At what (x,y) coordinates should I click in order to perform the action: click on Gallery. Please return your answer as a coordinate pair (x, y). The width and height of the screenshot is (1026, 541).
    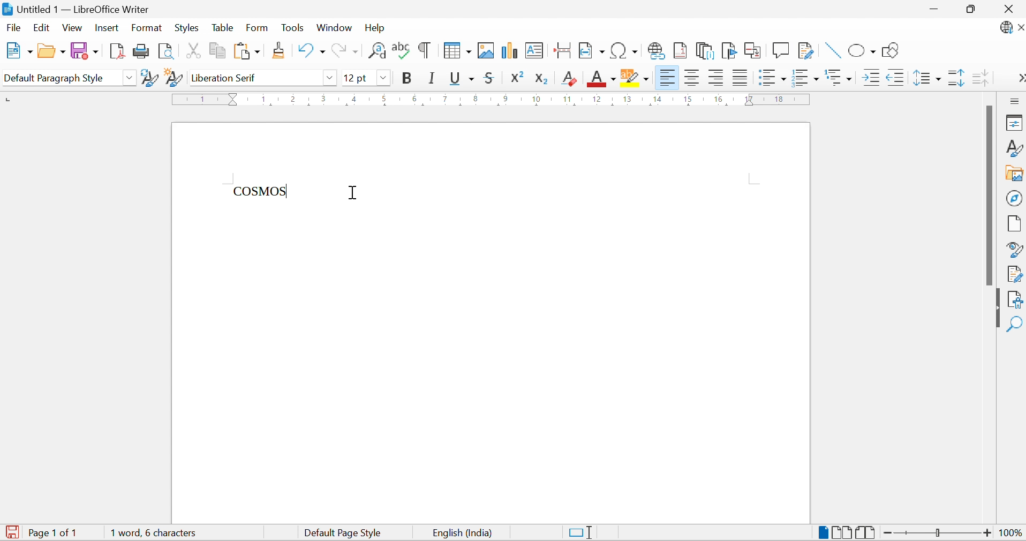
    Looking at the image, I should click on (1015, 174).